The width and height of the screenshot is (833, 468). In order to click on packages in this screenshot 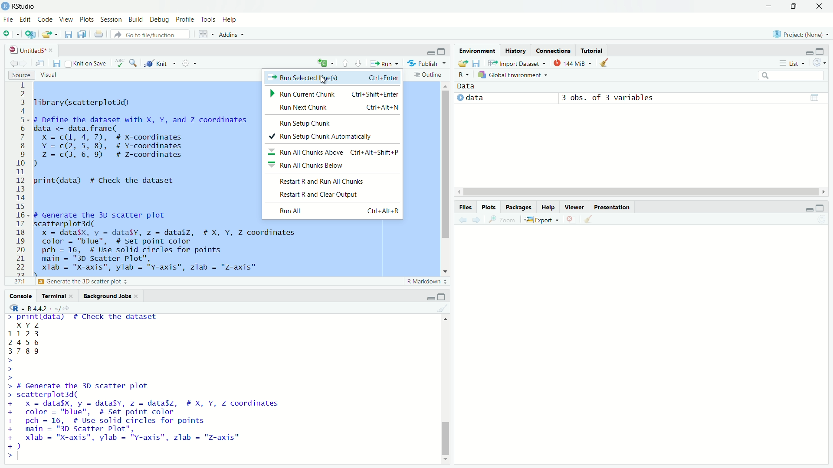, I will do `click(518, 207)`.